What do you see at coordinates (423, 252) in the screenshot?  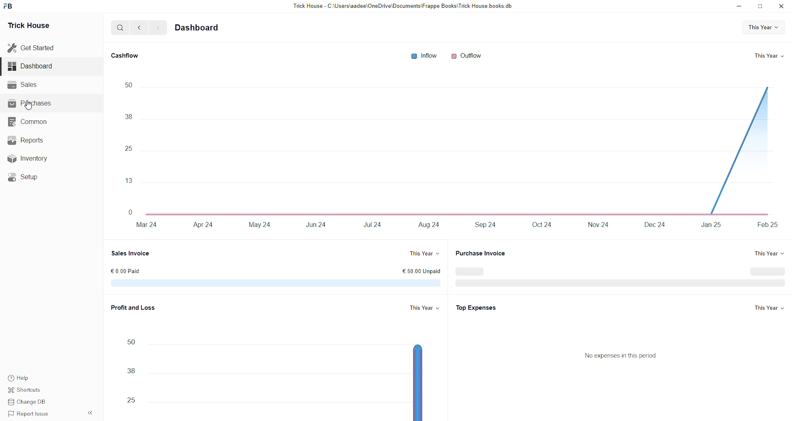 I see `This Year ` at bounding box center [423, 252].